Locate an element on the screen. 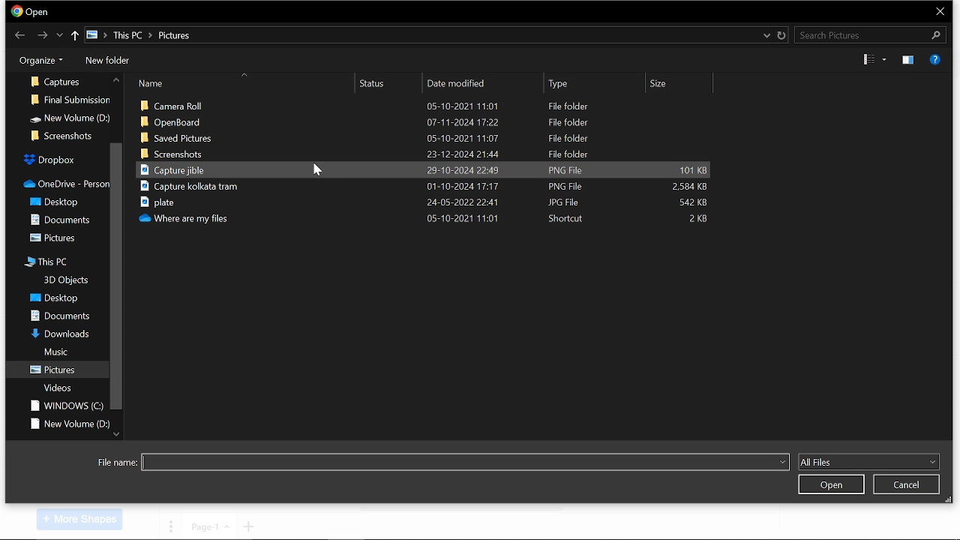 This screenshot has height=540, width=960. files is located at coordinates (424, 188).